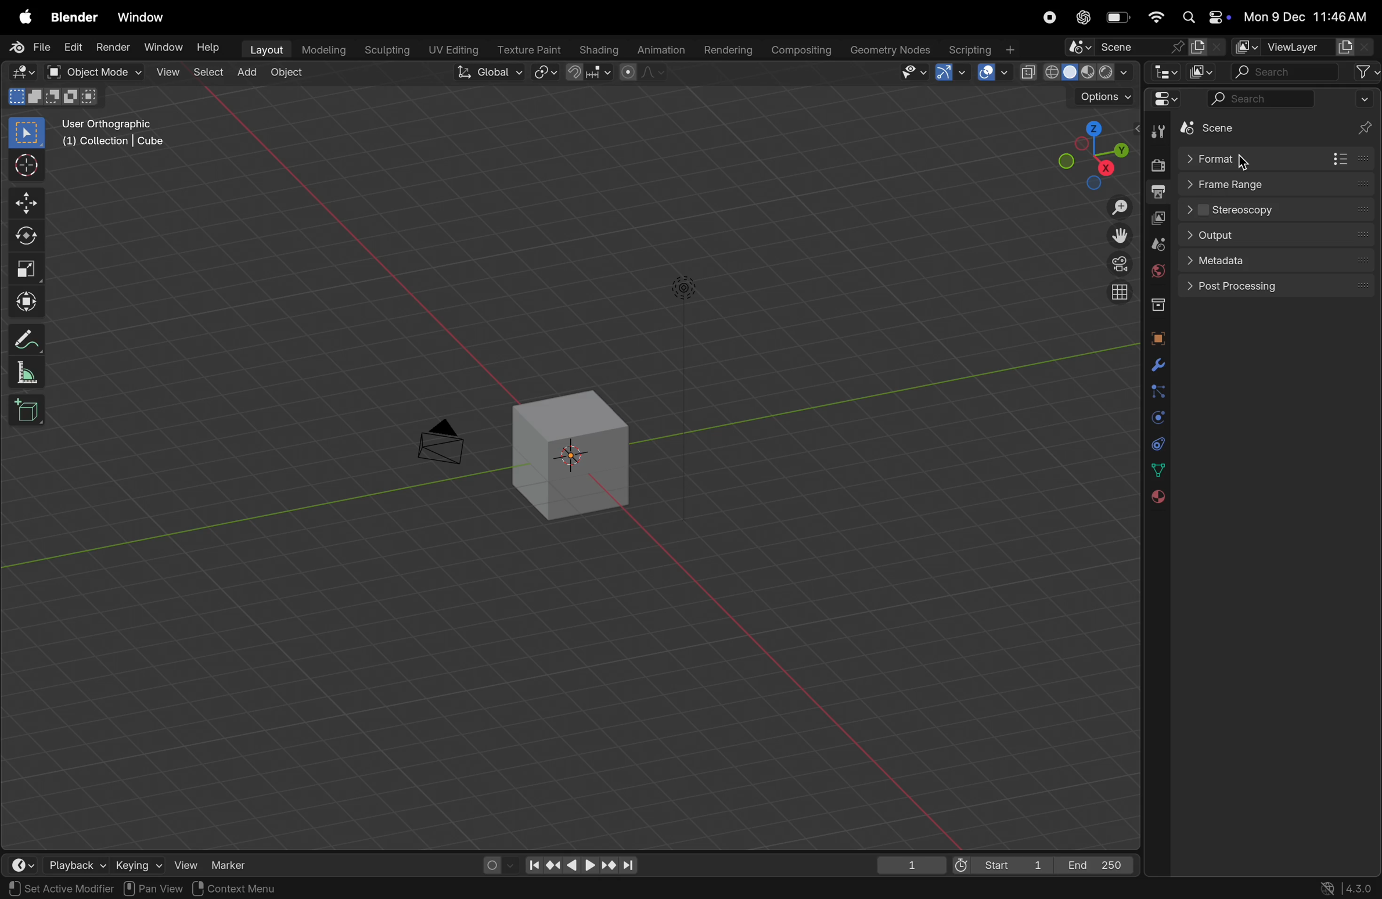 The width and height of the screenshot is (1382, 899). Describe the element at coordinates (1279, 184) in the screenshot. I see `Frame range` at that location.